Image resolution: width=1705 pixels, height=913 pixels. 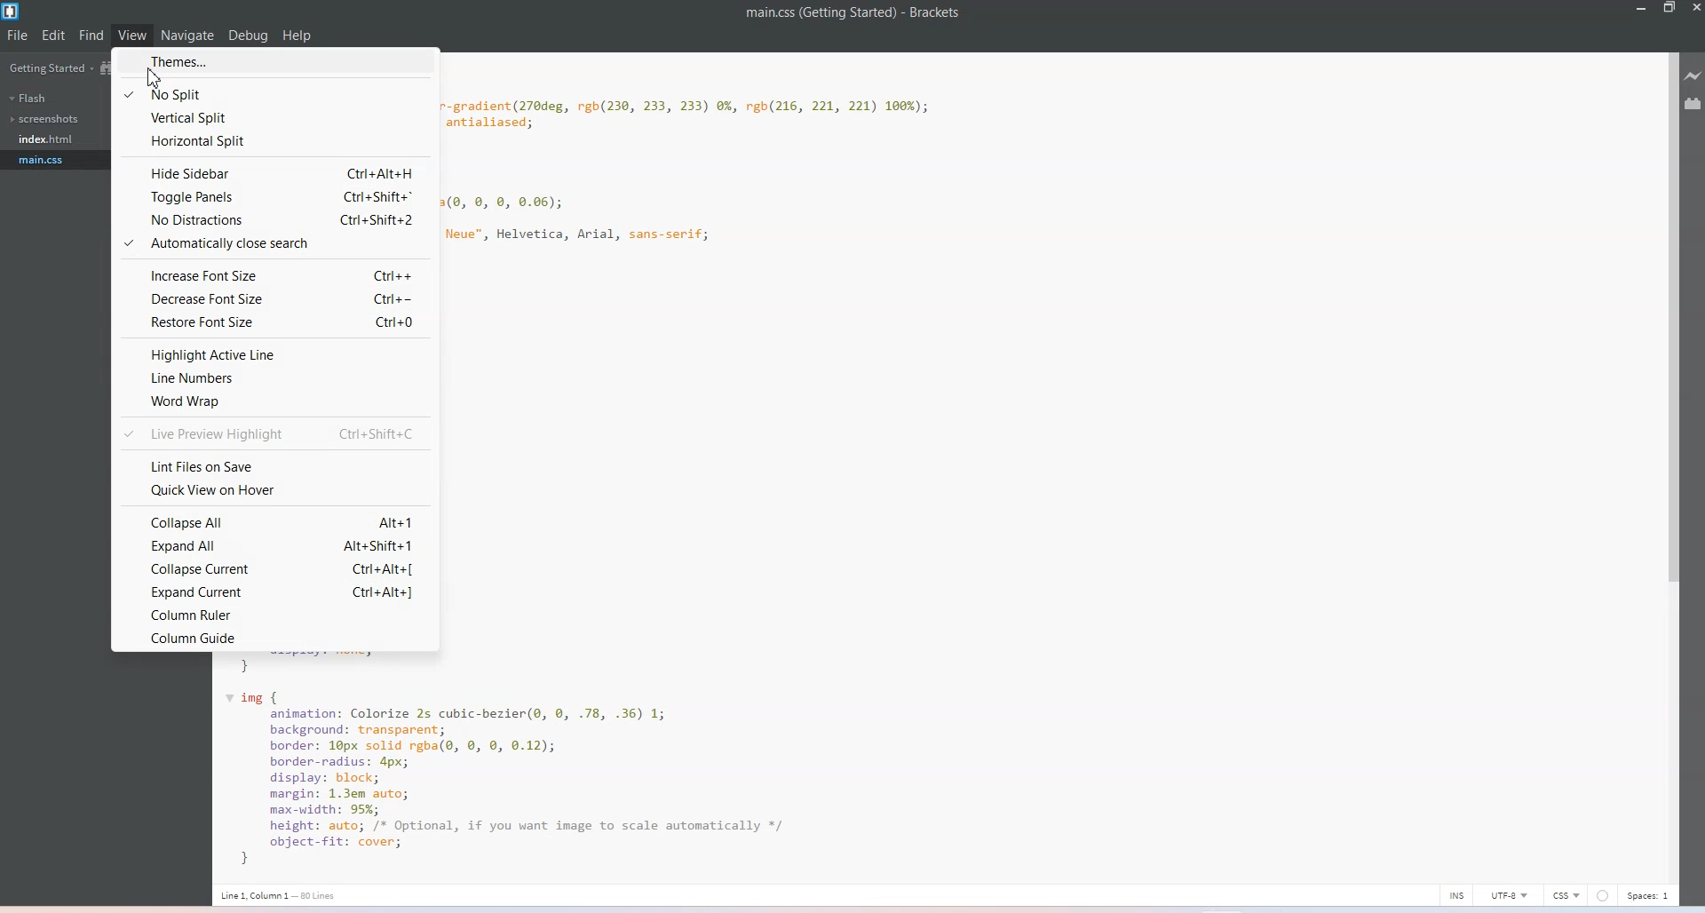 I want to click on Collapse current, so click(x=274, y=568).